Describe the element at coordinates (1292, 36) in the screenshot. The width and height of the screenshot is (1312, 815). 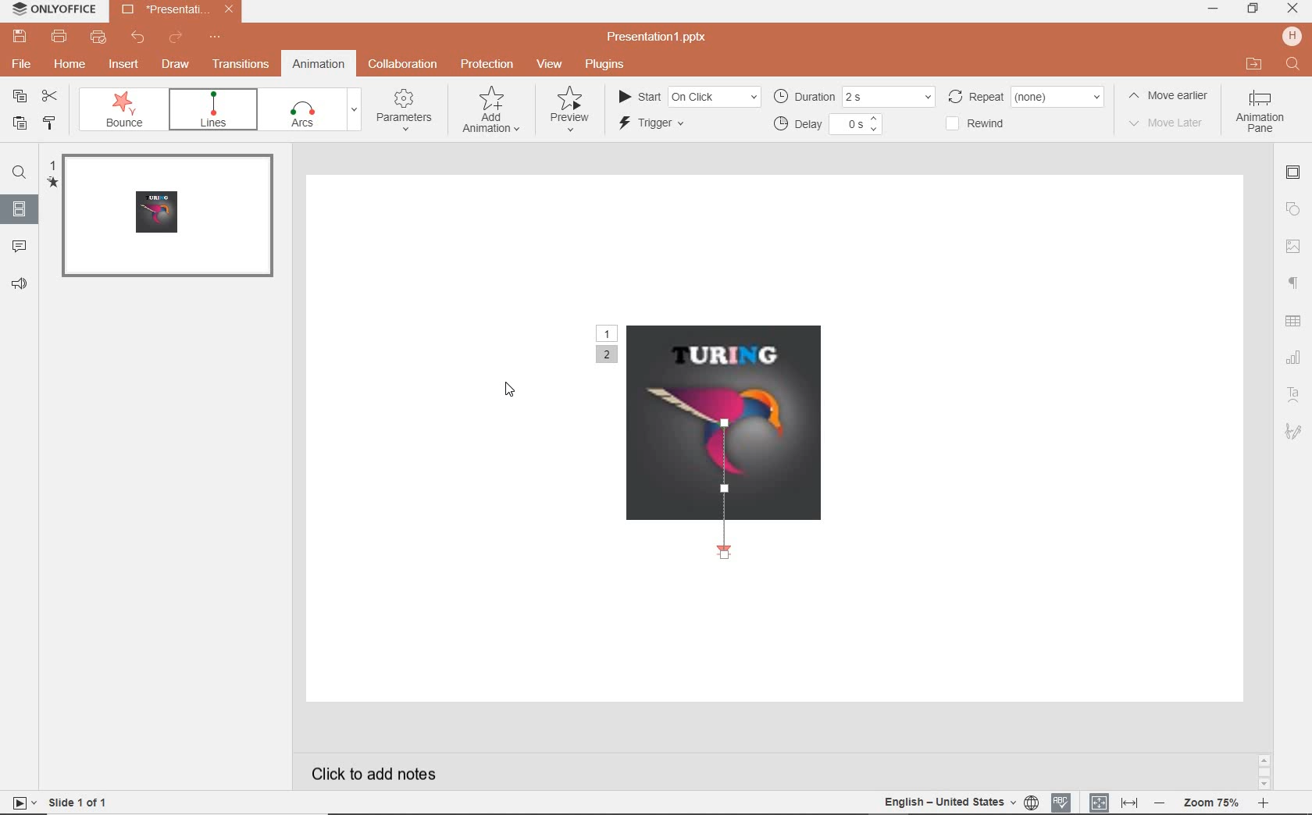
I see `hp` at that location.